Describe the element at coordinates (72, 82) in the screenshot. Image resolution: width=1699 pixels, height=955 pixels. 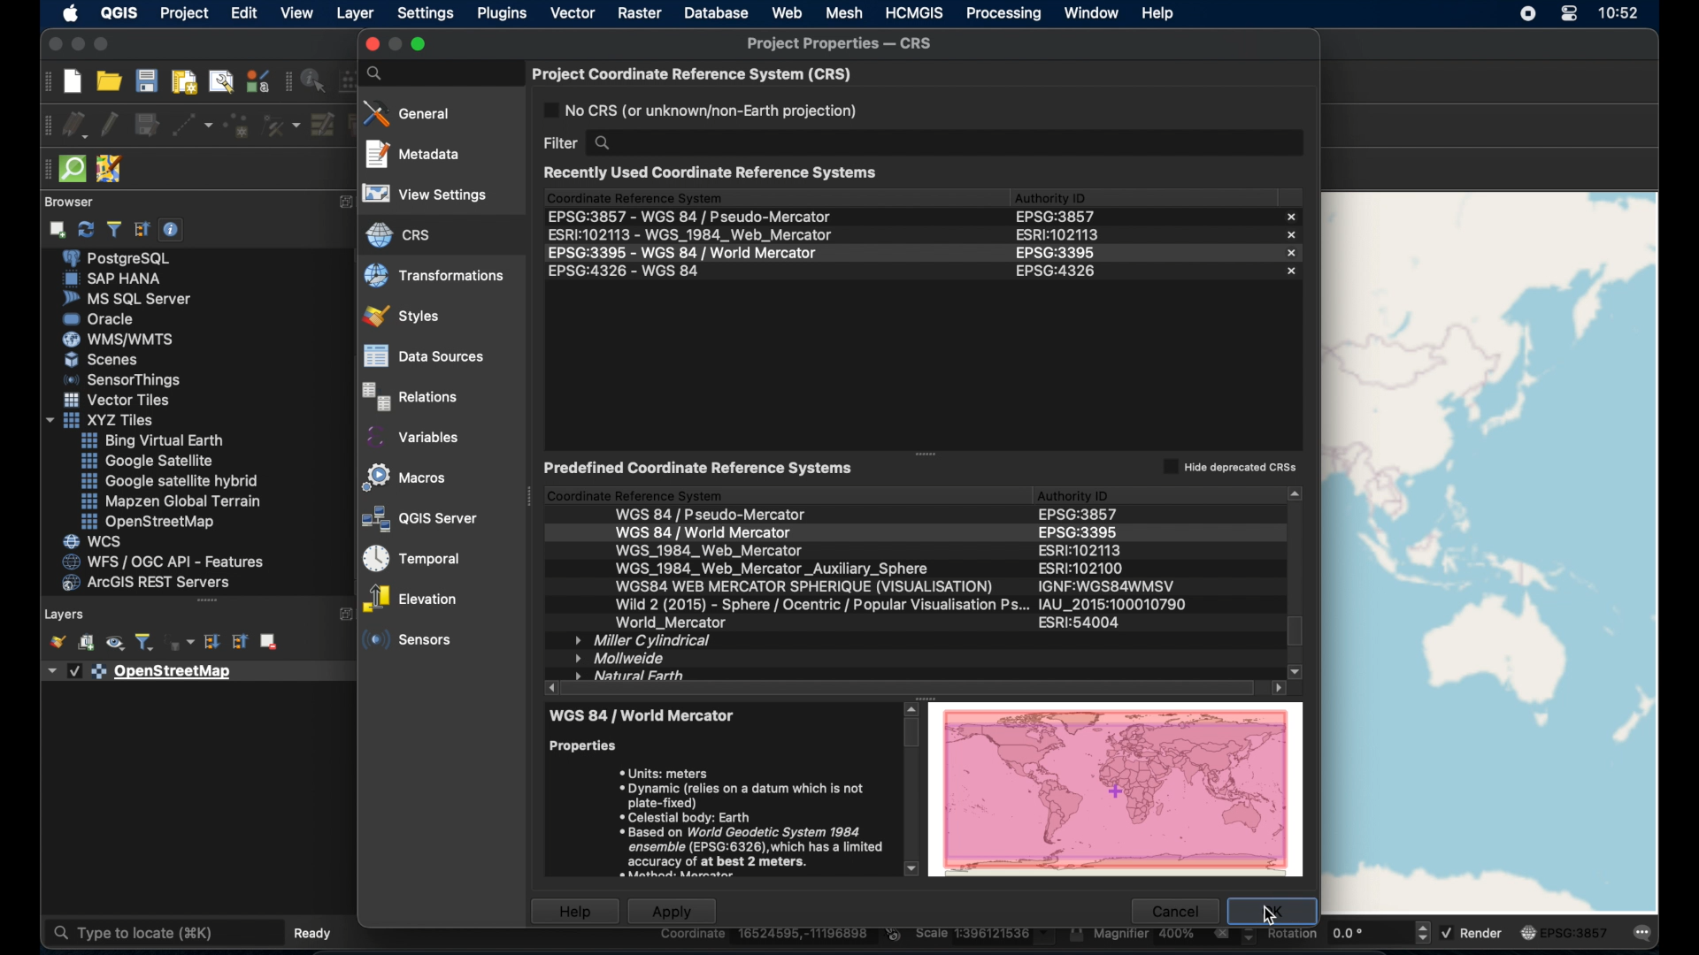
I see `new project` at that location.